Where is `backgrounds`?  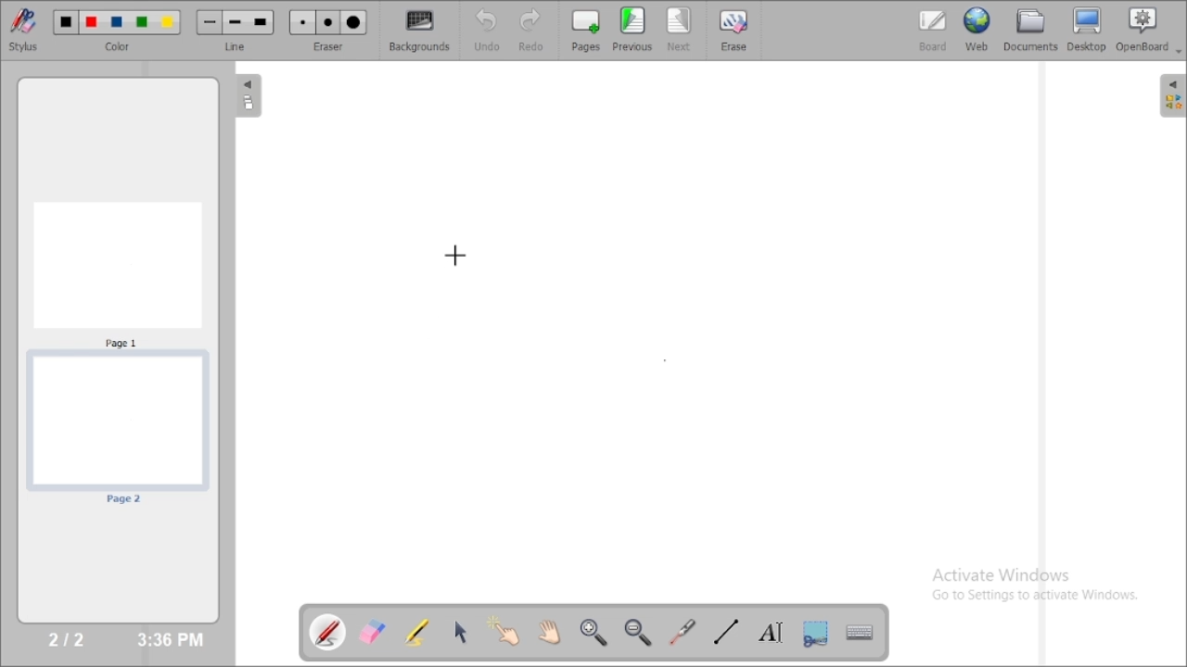 backgrounds is located at coordinates (421, 31).